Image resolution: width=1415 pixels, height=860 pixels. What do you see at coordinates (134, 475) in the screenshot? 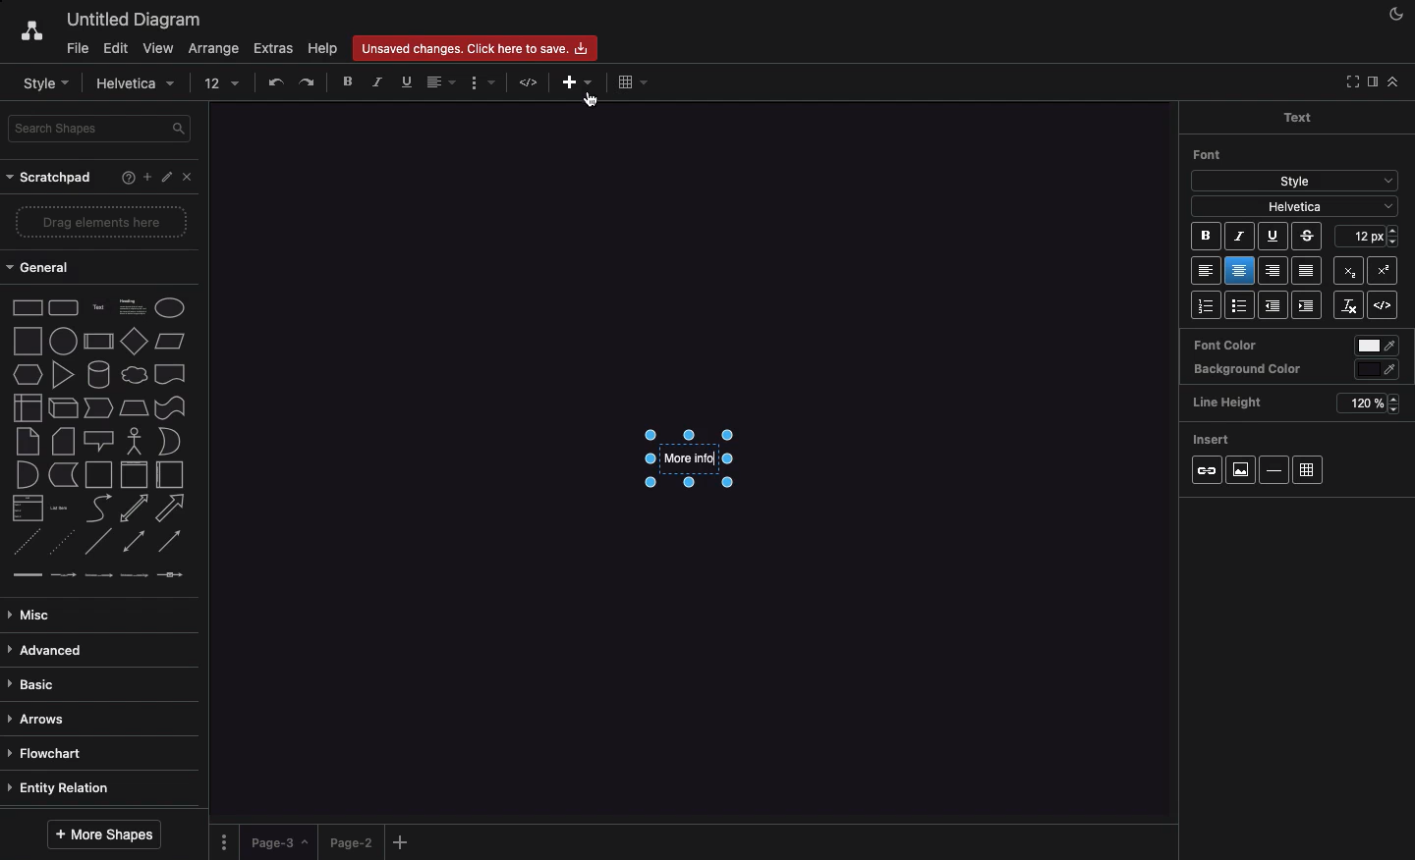
I see `vertical container` at bounding box center [134, 475].